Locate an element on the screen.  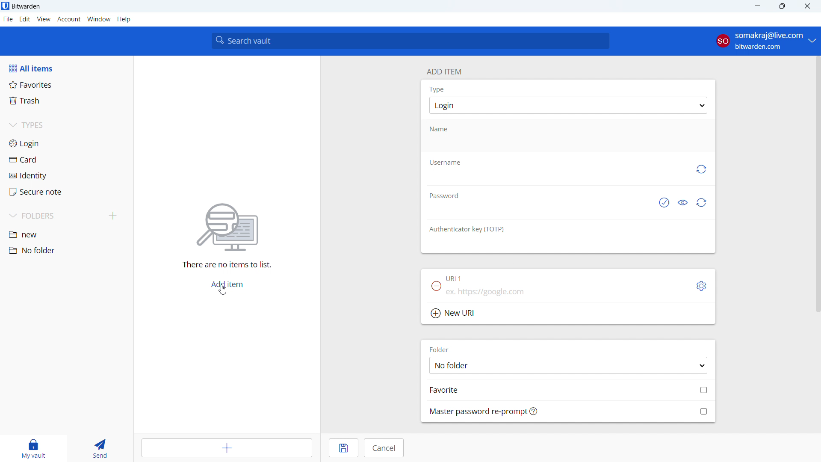
there are no items to list  is located at coordinates (224, 266).